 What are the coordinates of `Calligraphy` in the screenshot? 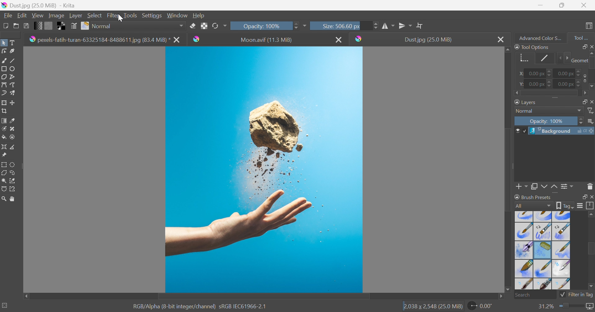 It's located at (14, 51).